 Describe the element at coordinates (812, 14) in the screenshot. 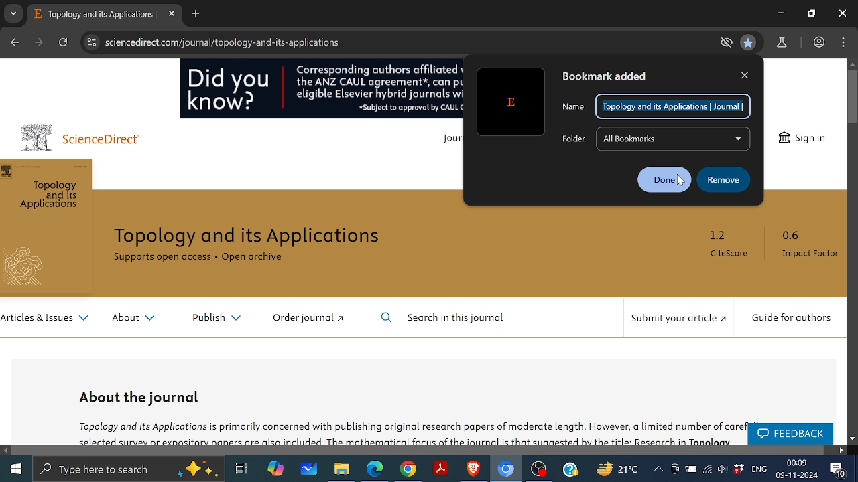

I see `maximize` at that location.